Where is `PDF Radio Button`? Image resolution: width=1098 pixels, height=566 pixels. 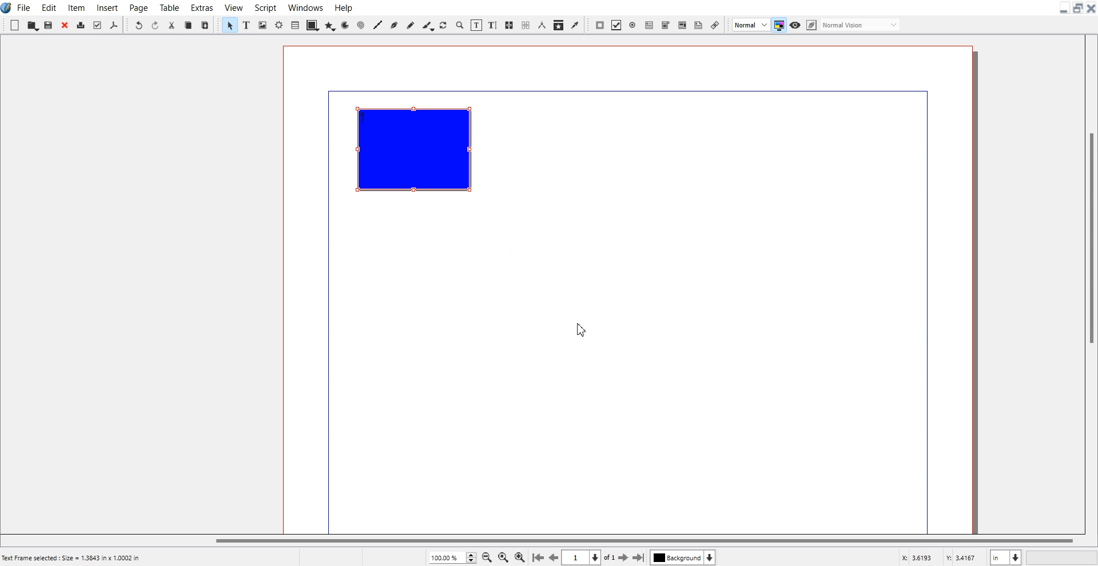 PDF Radio Button is located at coordinates (632, 25).